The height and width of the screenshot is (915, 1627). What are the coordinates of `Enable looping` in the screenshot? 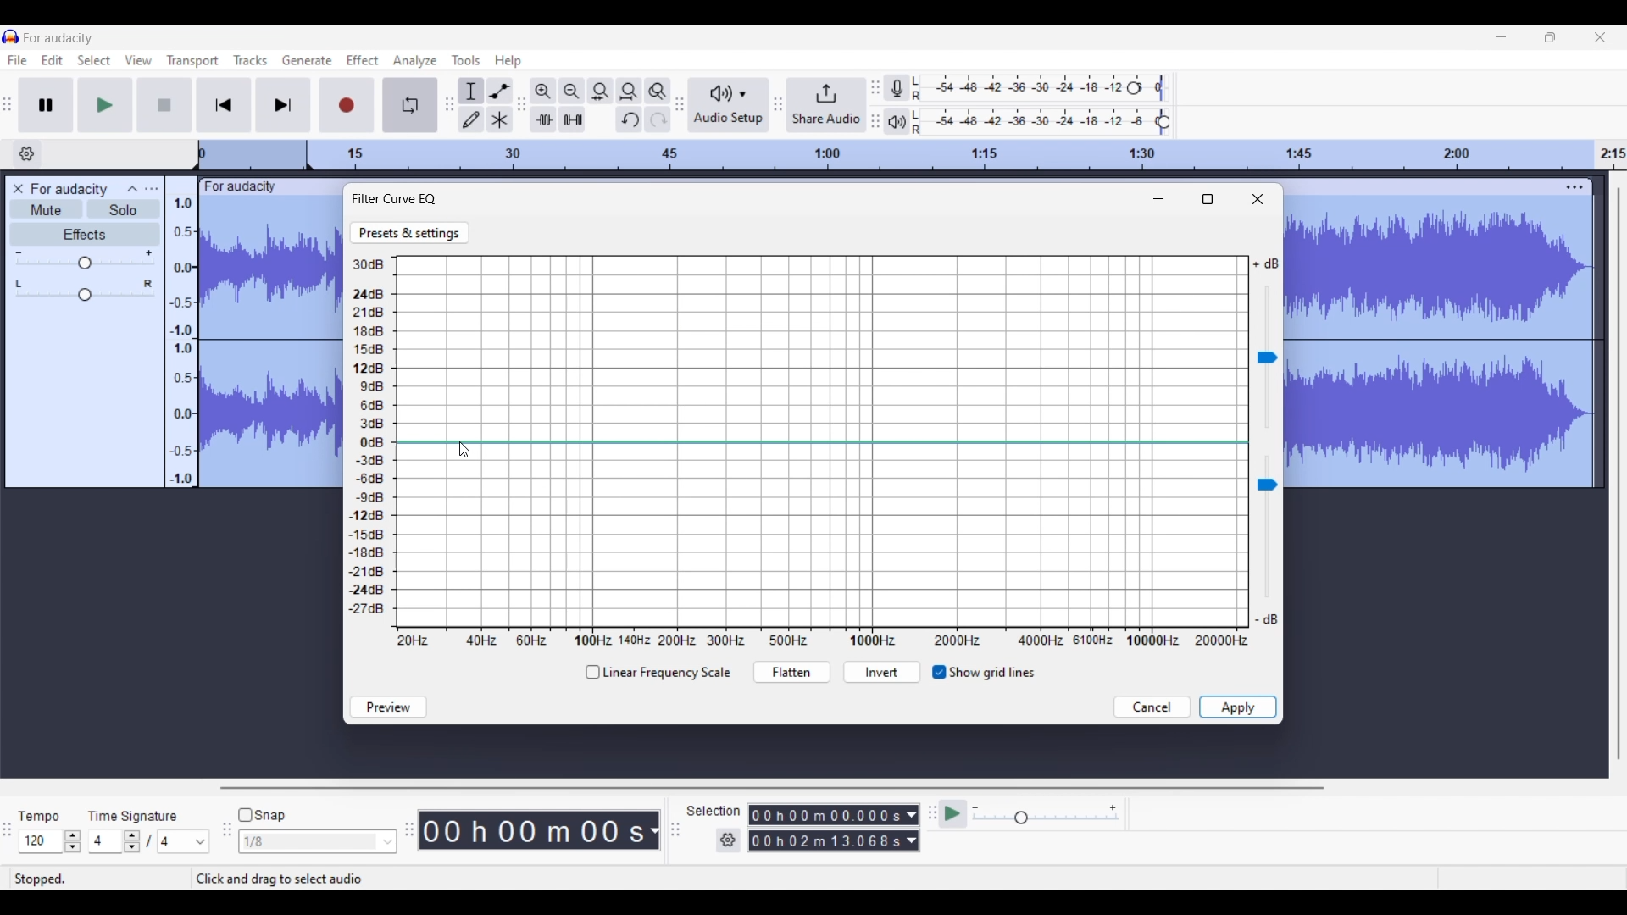 It's located at (410, 105).